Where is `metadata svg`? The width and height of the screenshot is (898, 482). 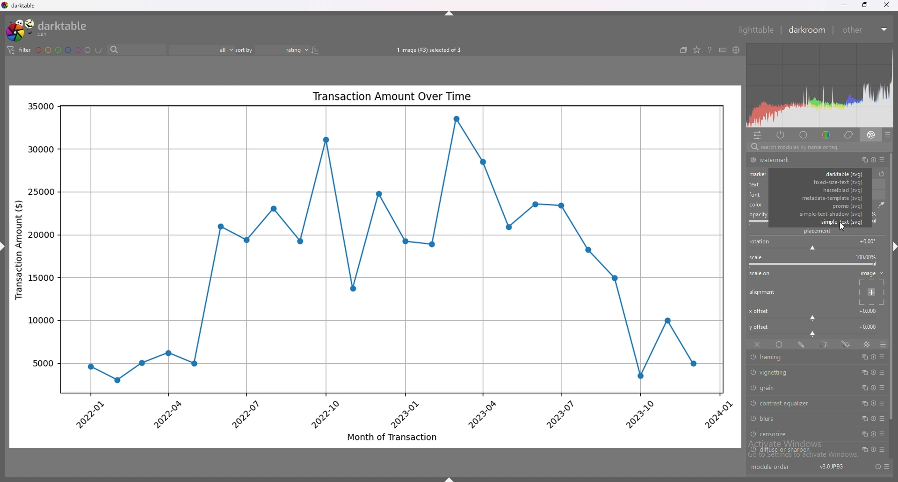
metadata svg is located at coordinates (823, 198).